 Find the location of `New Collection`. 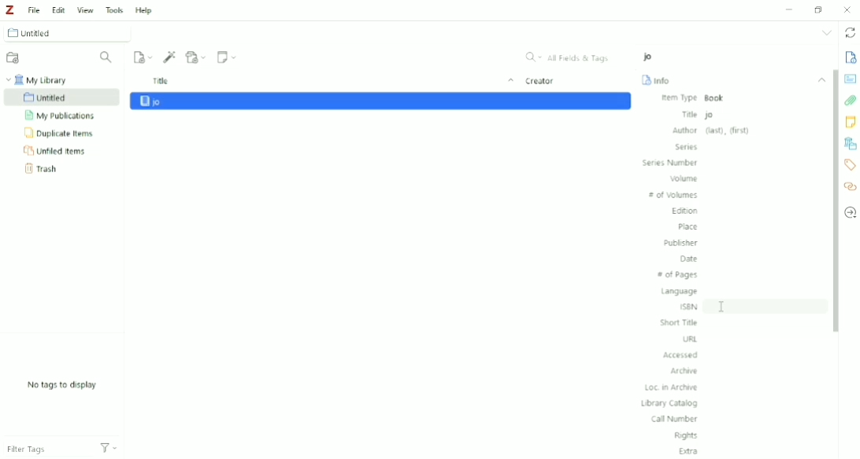

New Collection is located at coordinates (14, 57).